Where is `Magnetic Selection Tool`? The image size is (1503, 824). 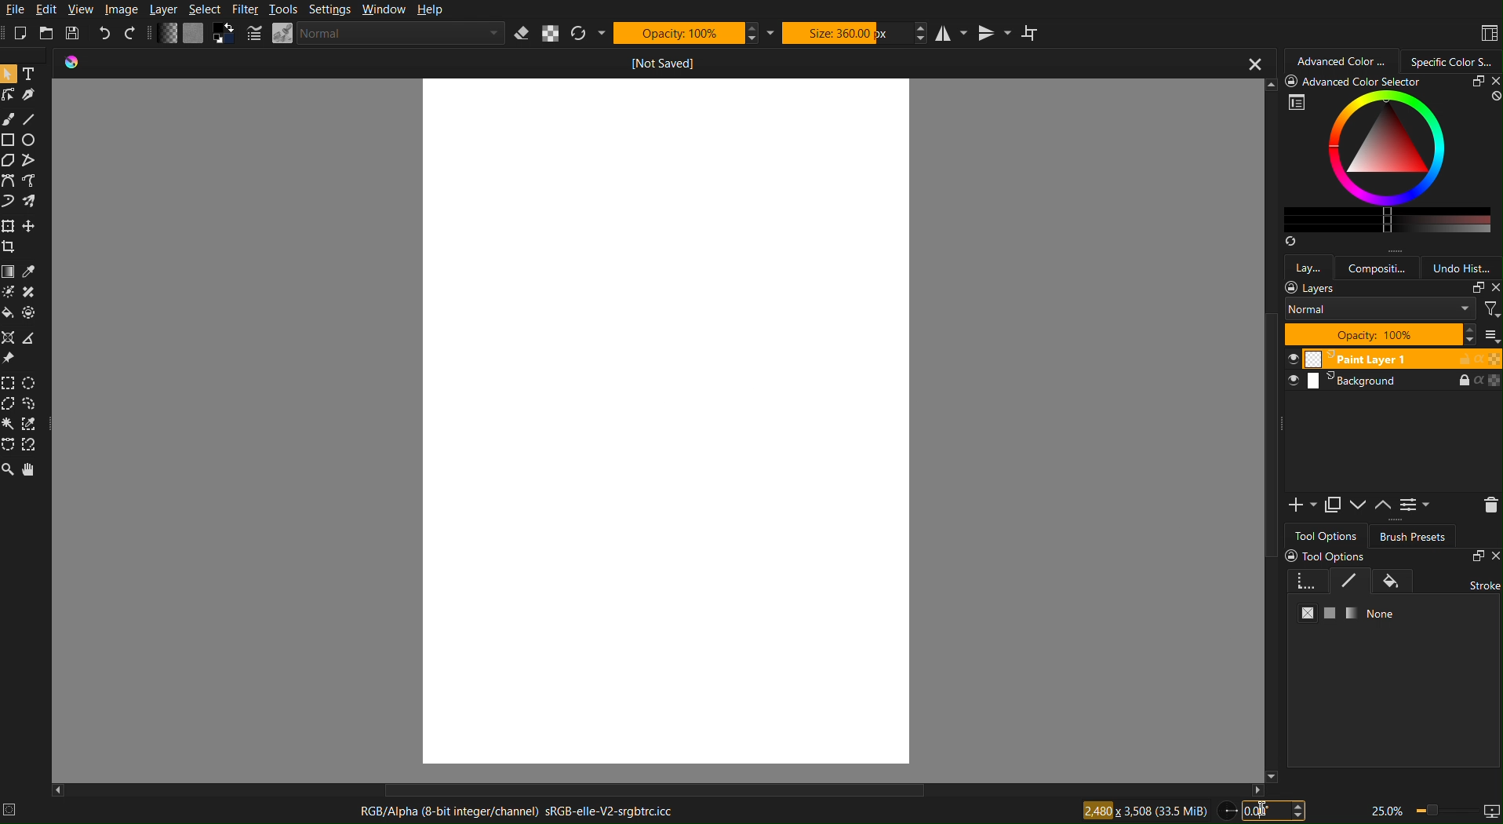 Magnetic Selection Tool is located at coordinates (30, 446).